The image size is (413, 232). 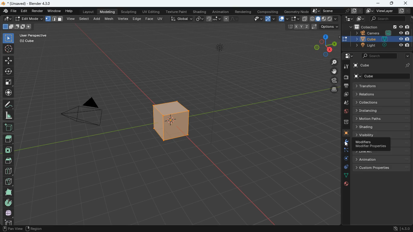 What do you see at coordinates (8, 37) in the screenshot?
I see `select` at bounding box center [8, 37].